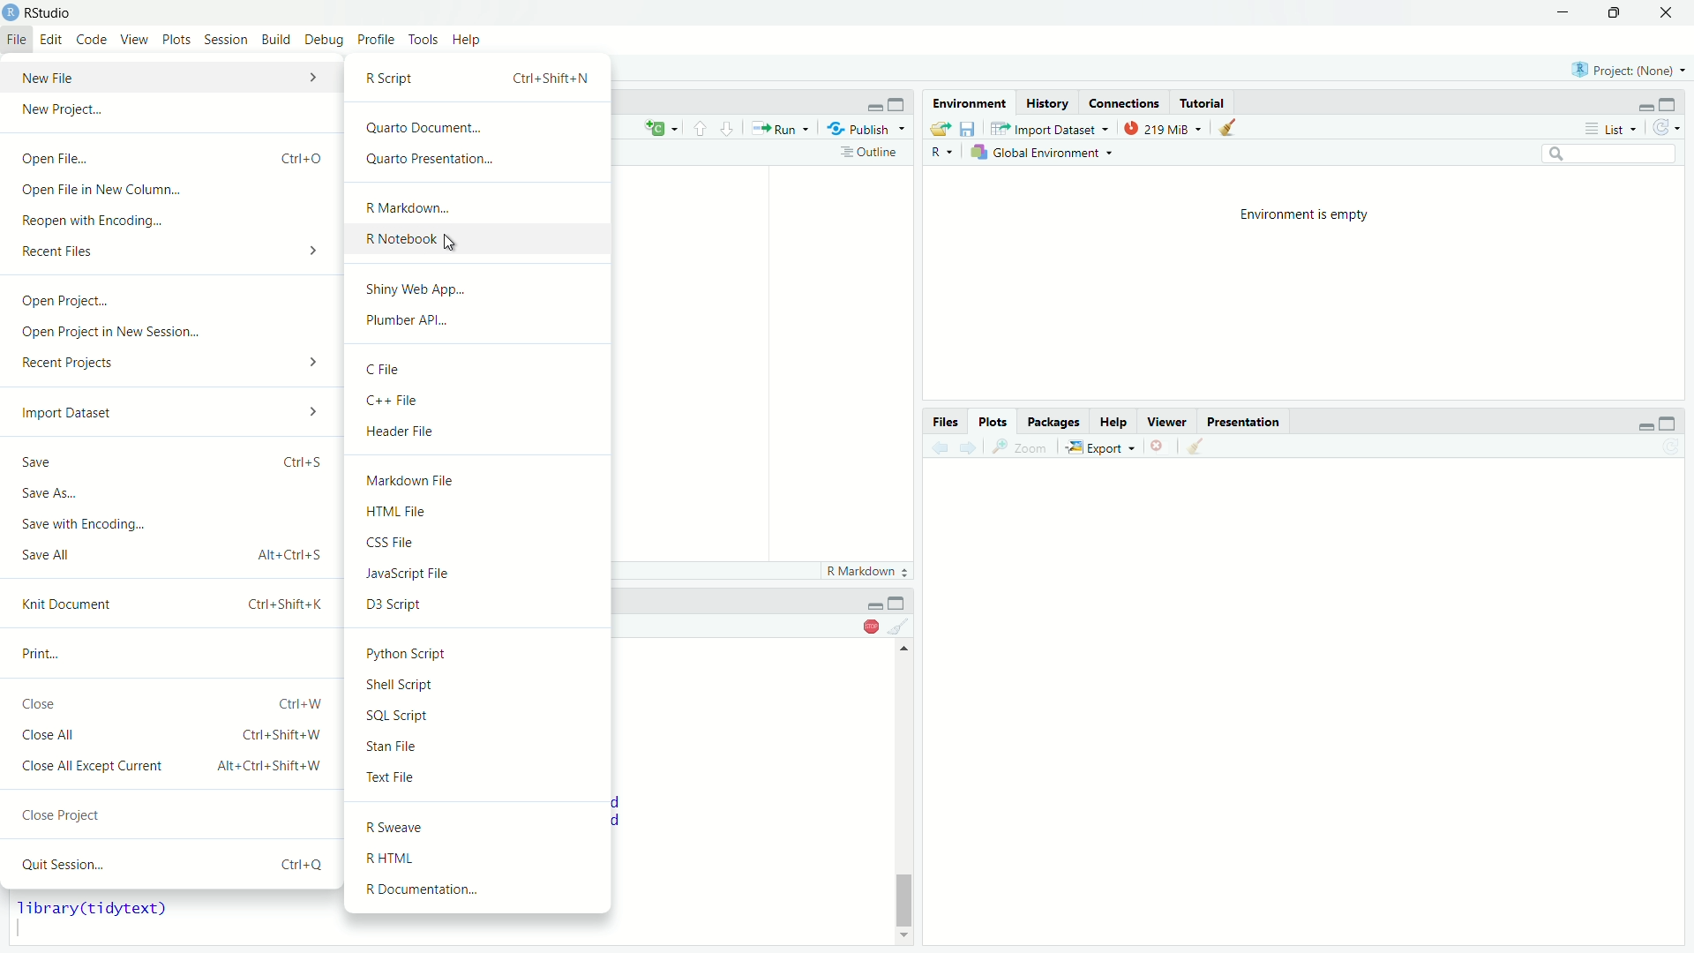 This screenshot has width=1694, height=953. What do you see at coordinates (1629, 69) in the screenshot?
I see `select project` at bounding box center [1629, 69].